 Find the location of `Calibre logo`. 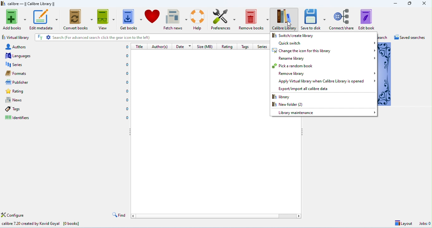

Calibre logo is located at coordinates (3, 4).